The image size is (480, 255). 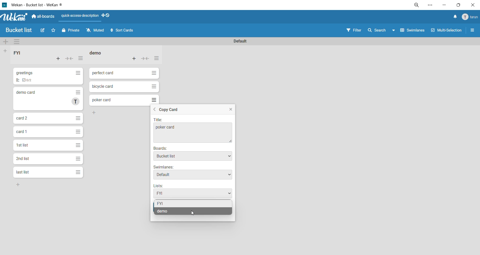 I want to click on fyi, so click(x=163, y=203).